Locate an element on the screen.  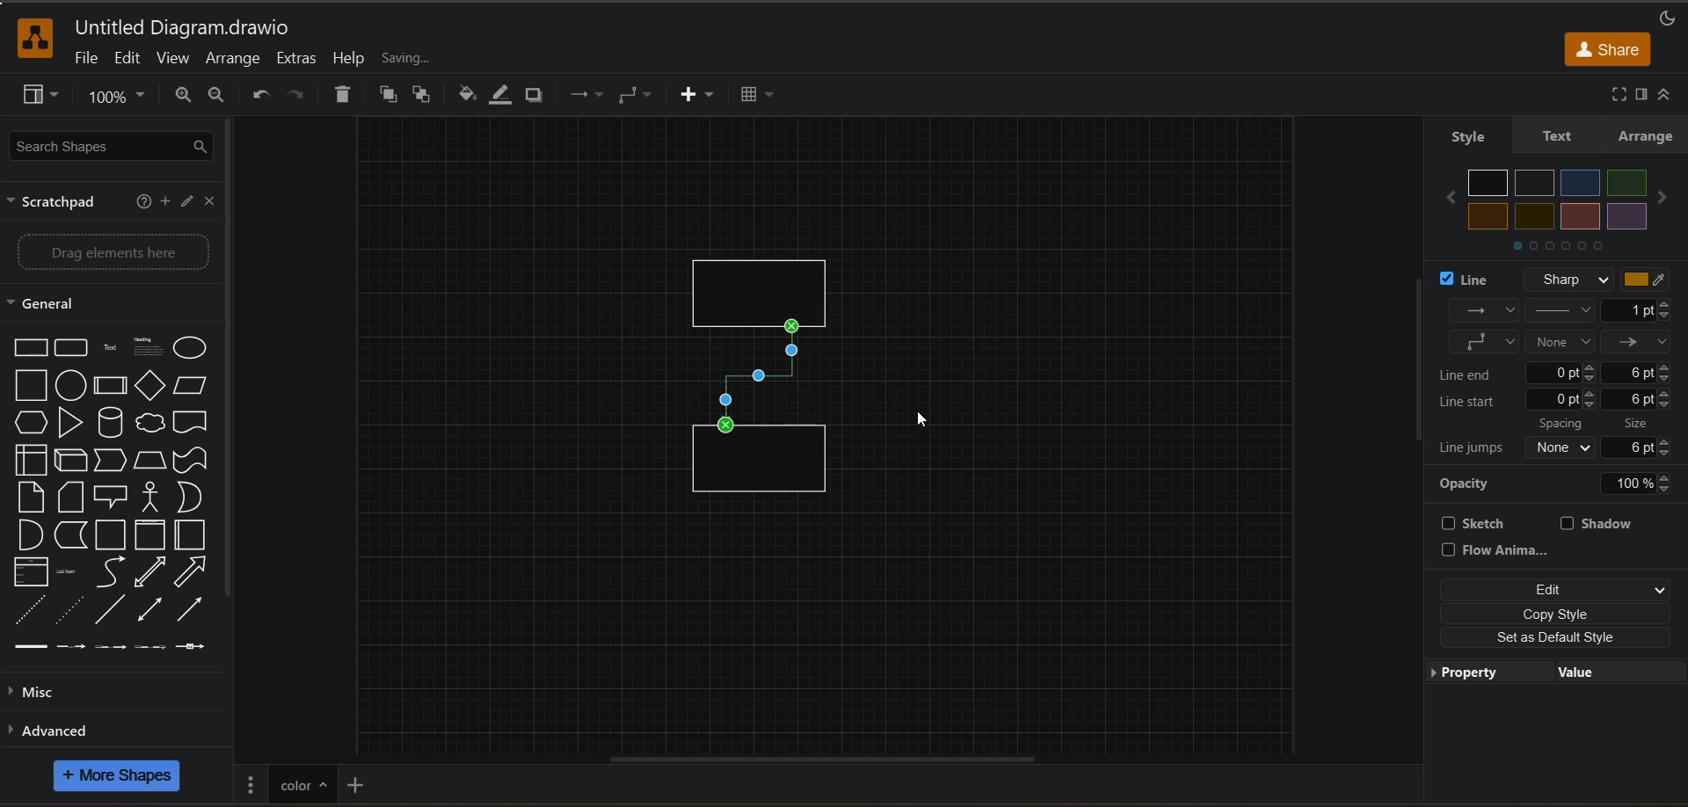
arrange is located at coordinates (1646, 135).